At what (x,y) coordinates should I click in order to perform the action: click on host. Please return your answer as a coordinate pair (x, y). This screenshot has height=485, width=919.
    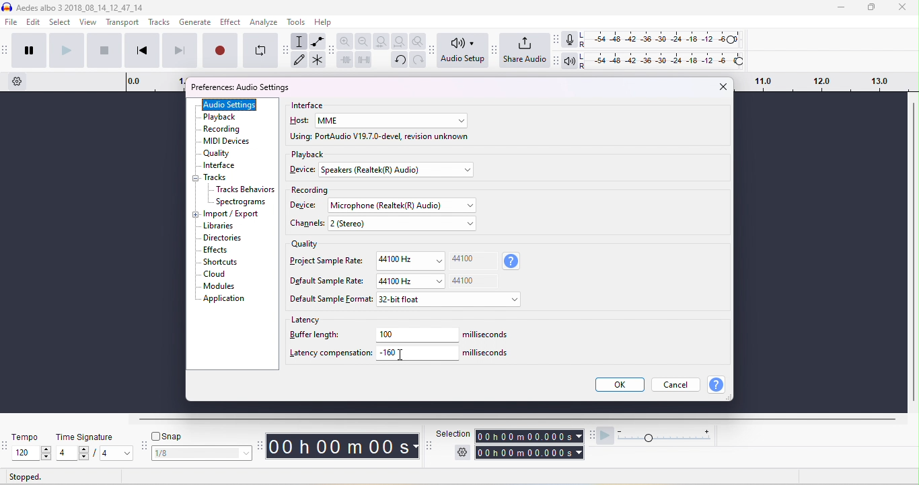
    Looking at the image, I should click on (300, 121).